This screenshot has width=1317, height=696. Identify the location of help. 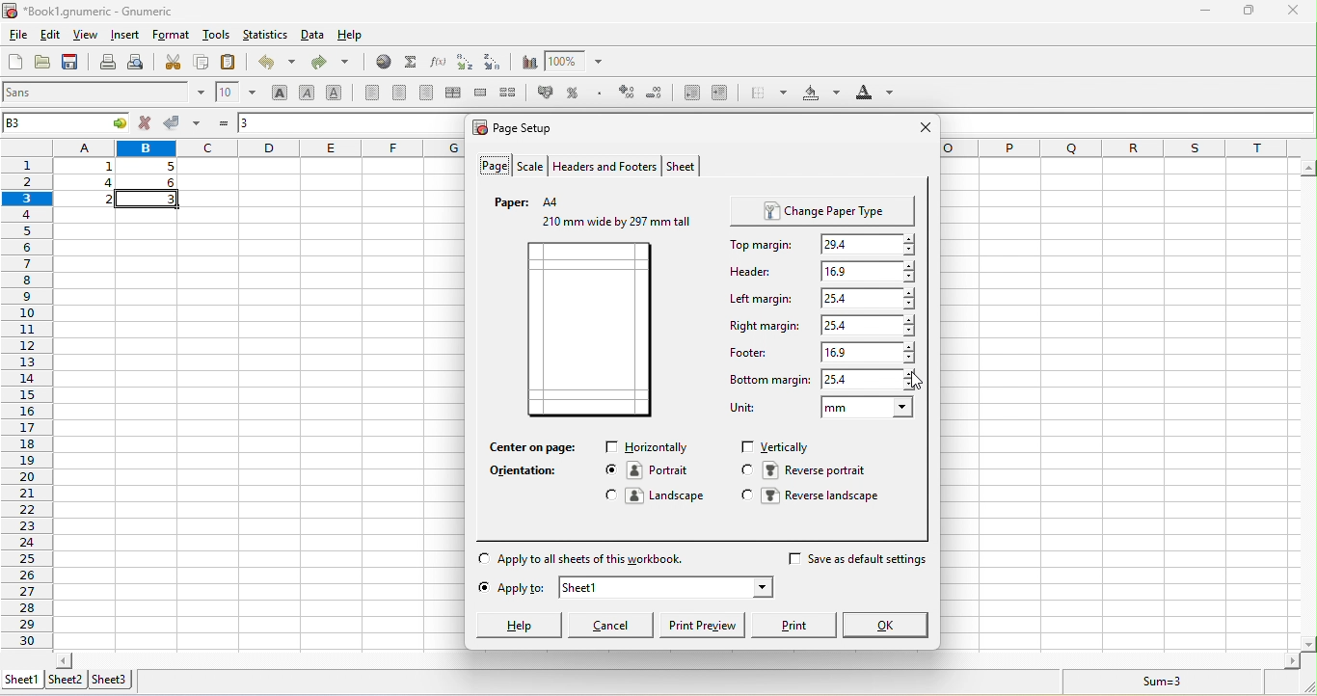
(363, 38).